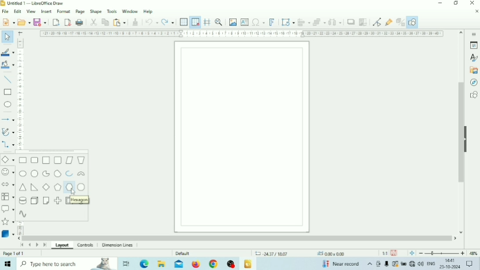 The width and height of the screenshot is (480, 270). I want to click on Paste, so click(119, 22).